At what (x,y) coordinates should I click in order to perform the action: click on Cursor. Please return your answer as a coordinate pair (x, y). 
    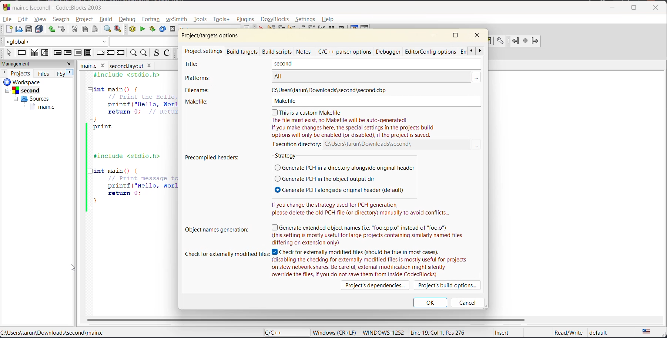
    Looking at the image, I should click on (76, 268).